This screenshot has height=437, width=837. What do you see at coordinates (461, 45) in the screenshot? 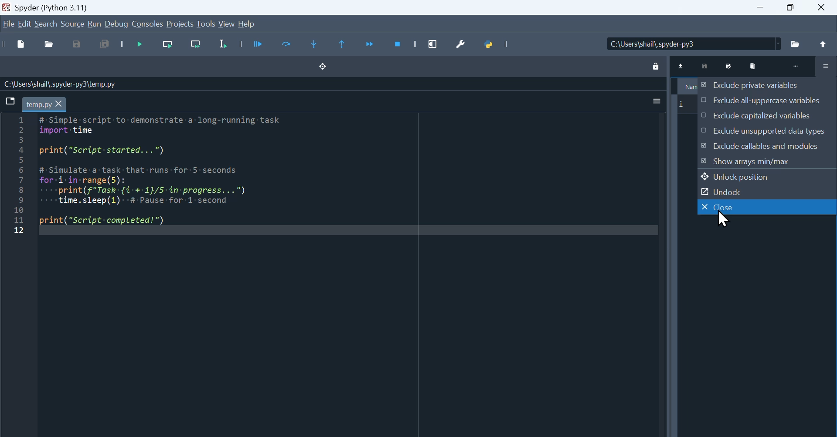
I see `Preferences` at bounding box center [461, 45].